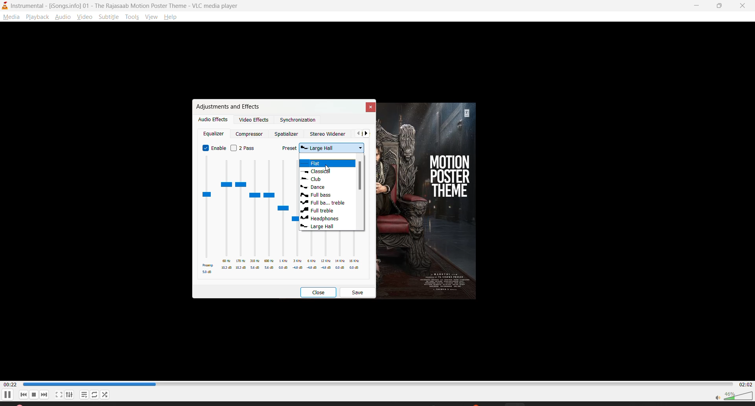  Describe the element at coordinates (122, 6) in the screenshot. I see `Instrumental - [Songsinfo]01 - The Rajasaab Motion Poster Theme - VLC media player` at that location.